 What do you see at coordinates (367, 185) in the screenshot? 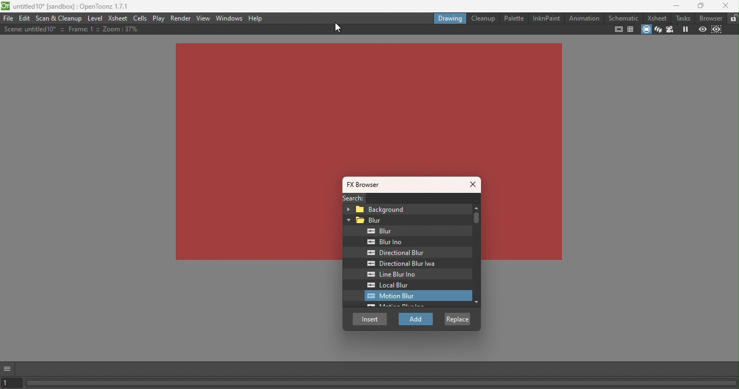
I see `FX browser` at bounding box center [367, 185].